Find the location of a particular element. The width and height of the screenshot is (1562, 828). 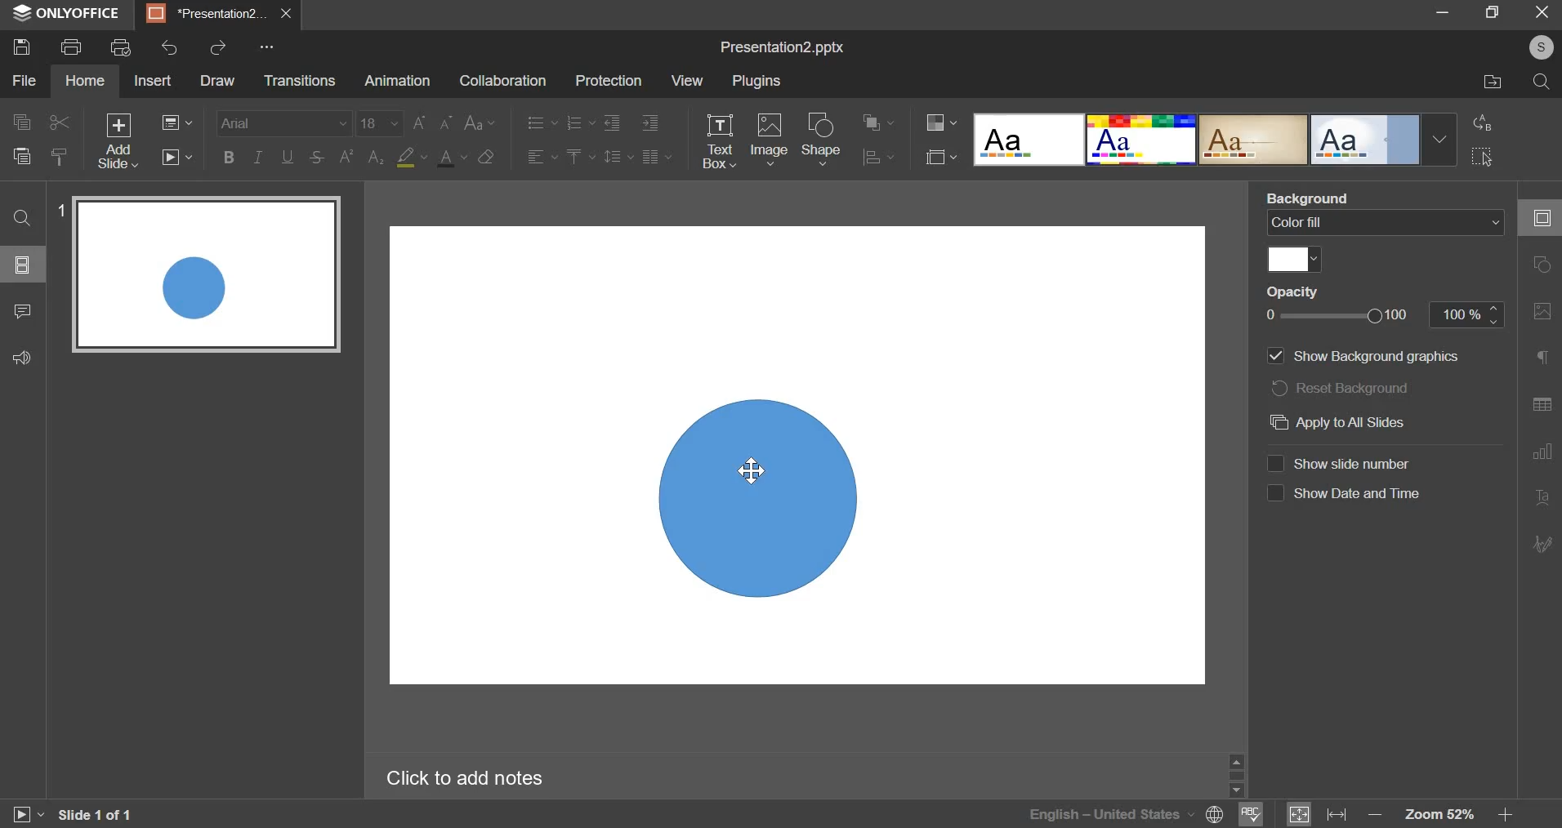

decrease indent is located at coordinates (651, 123).